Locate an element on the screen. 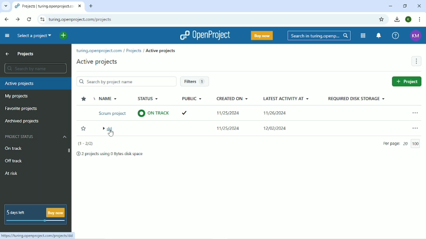  Name is located at coordinates (114, 115).